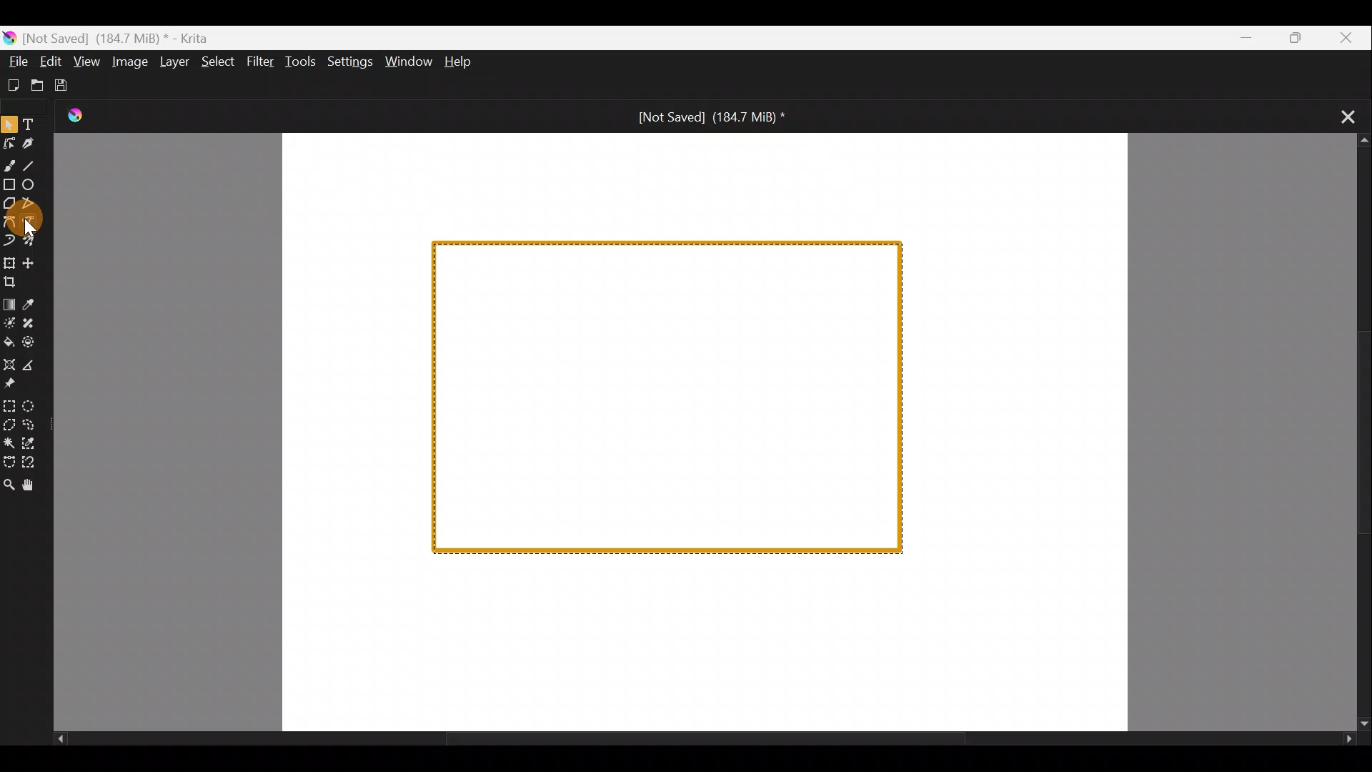 The image size is (1372, 772). Describe the element at coordinates (9, 144) in the screenshot. I see `Edit shapes tool` at that location.